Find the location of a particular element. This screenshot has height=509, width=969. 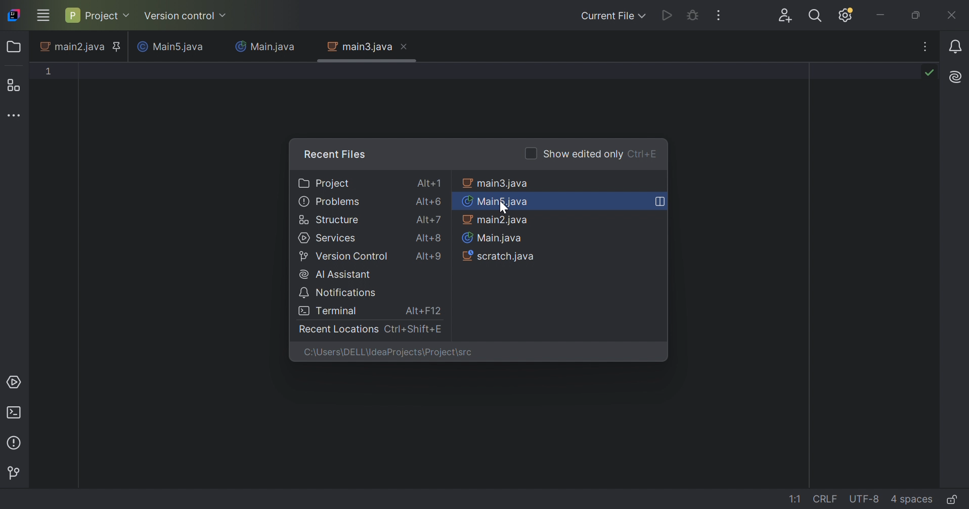

Recent files, tab actions, and more is located at coordinates (926, 47).